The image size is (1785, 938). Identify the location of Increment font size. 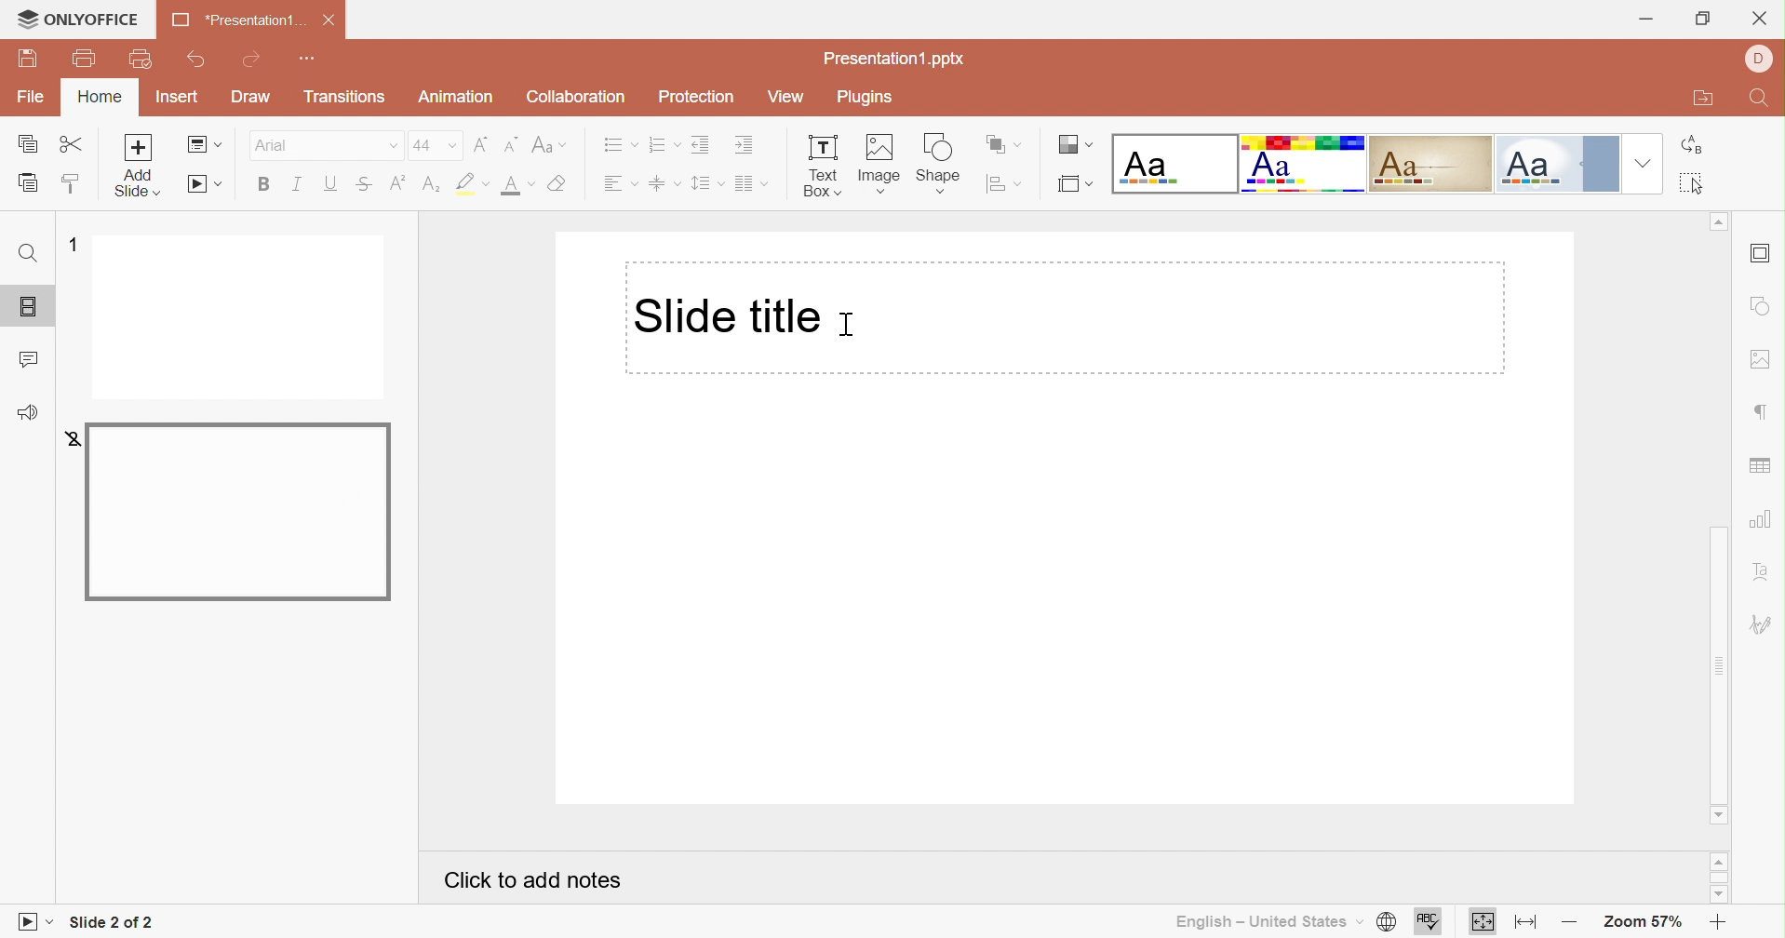
(481, 144).